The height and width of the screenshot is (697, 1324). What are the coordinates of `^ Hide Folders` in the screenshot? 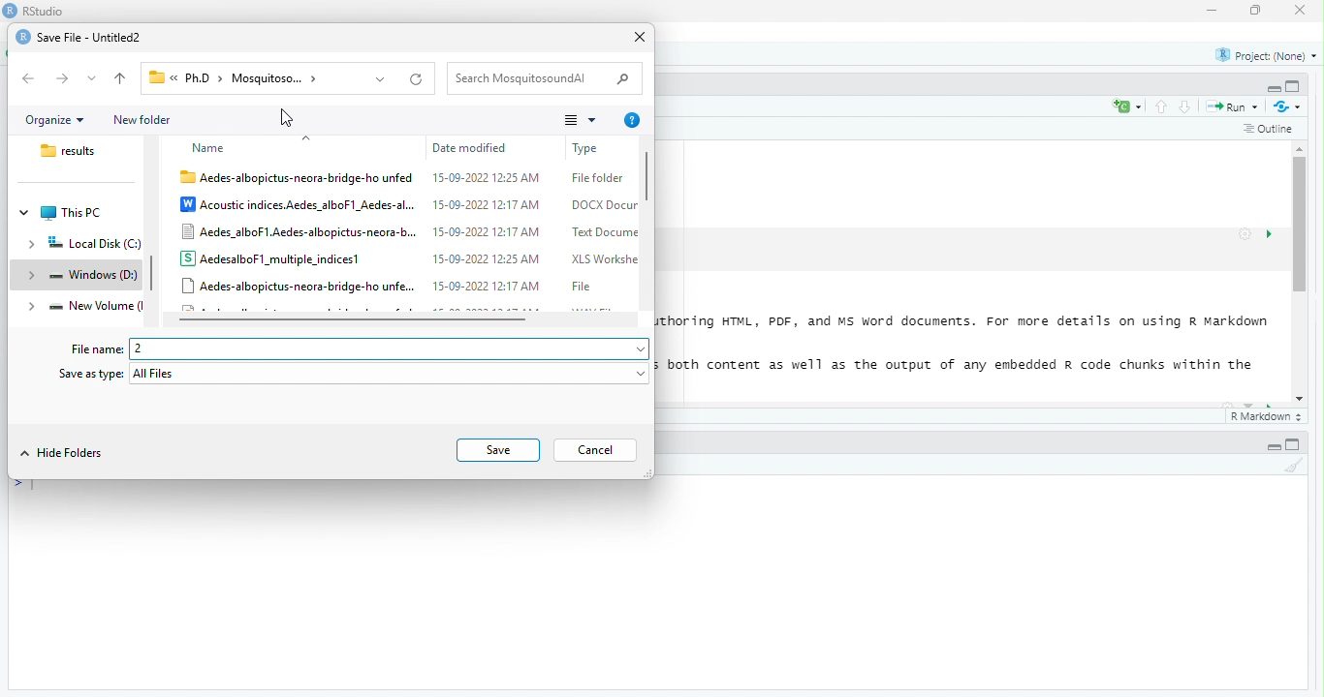 It's located at (63, 453).